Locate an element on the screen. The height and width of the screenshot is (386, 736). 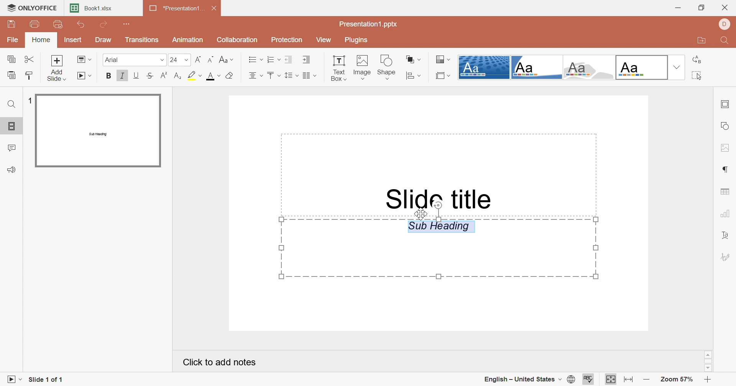
Save is located at coordinates (13, 25).